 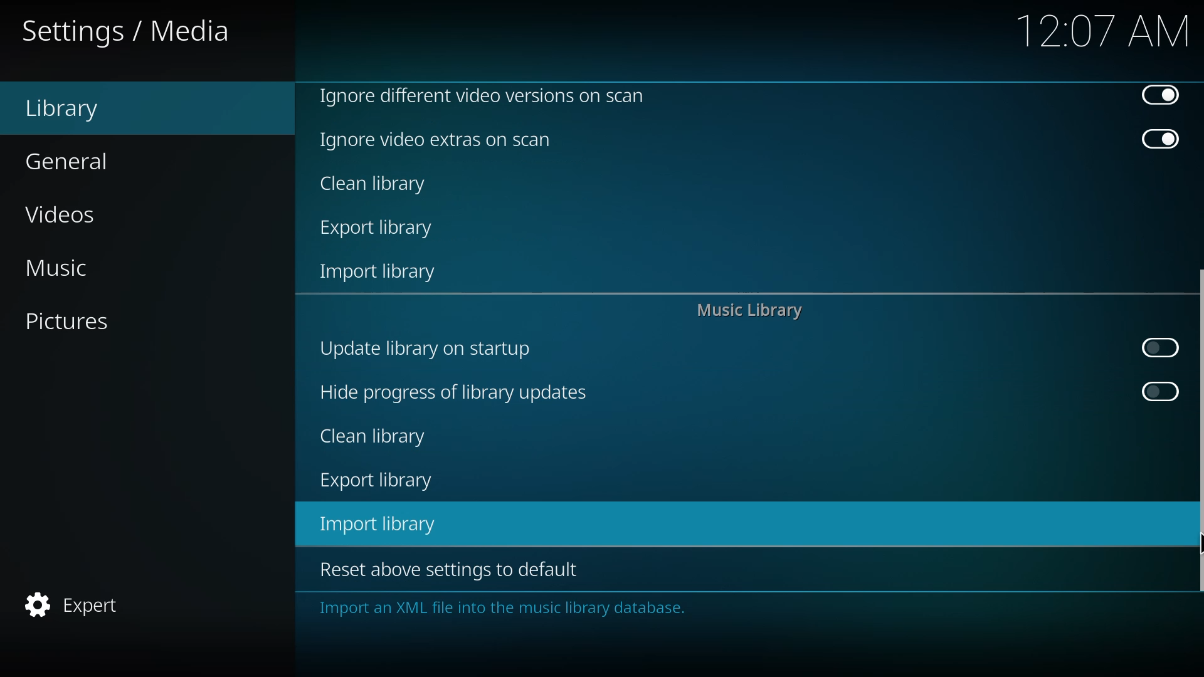 I want to click on time, so click(x=1104, y=30).